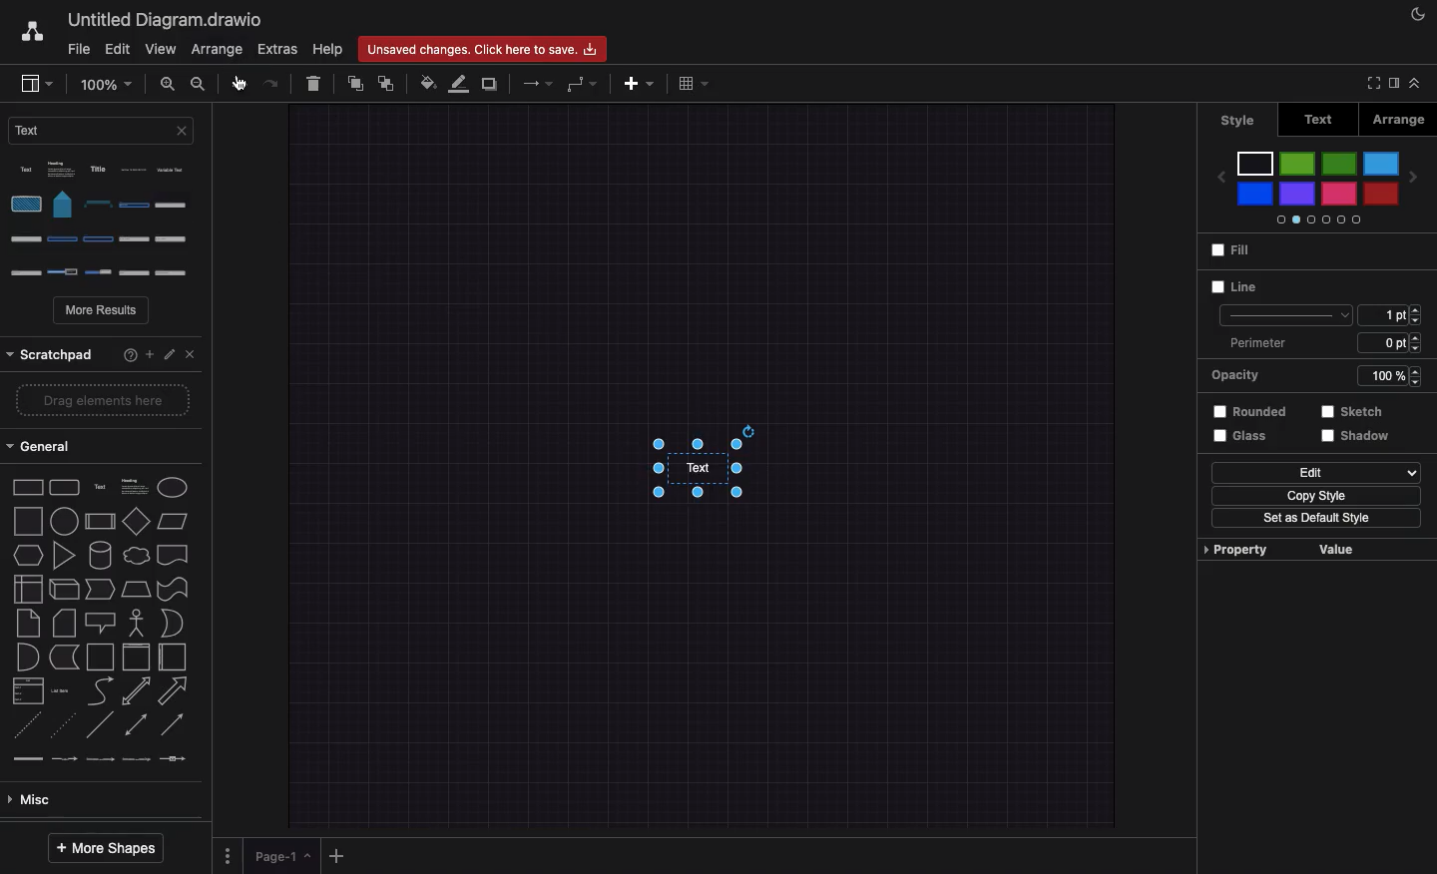 This screenshot has height=874, width=1437. What do you see at coordinates (149, 352) in the screenshot?
I see `Add` at bounding box center [149, 352].